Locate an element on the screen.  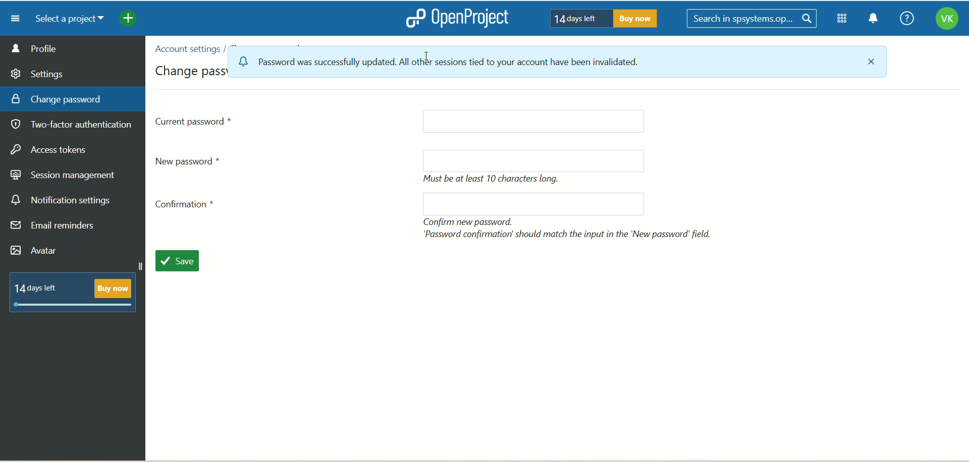
access takers is located at coordinates (53, 150).